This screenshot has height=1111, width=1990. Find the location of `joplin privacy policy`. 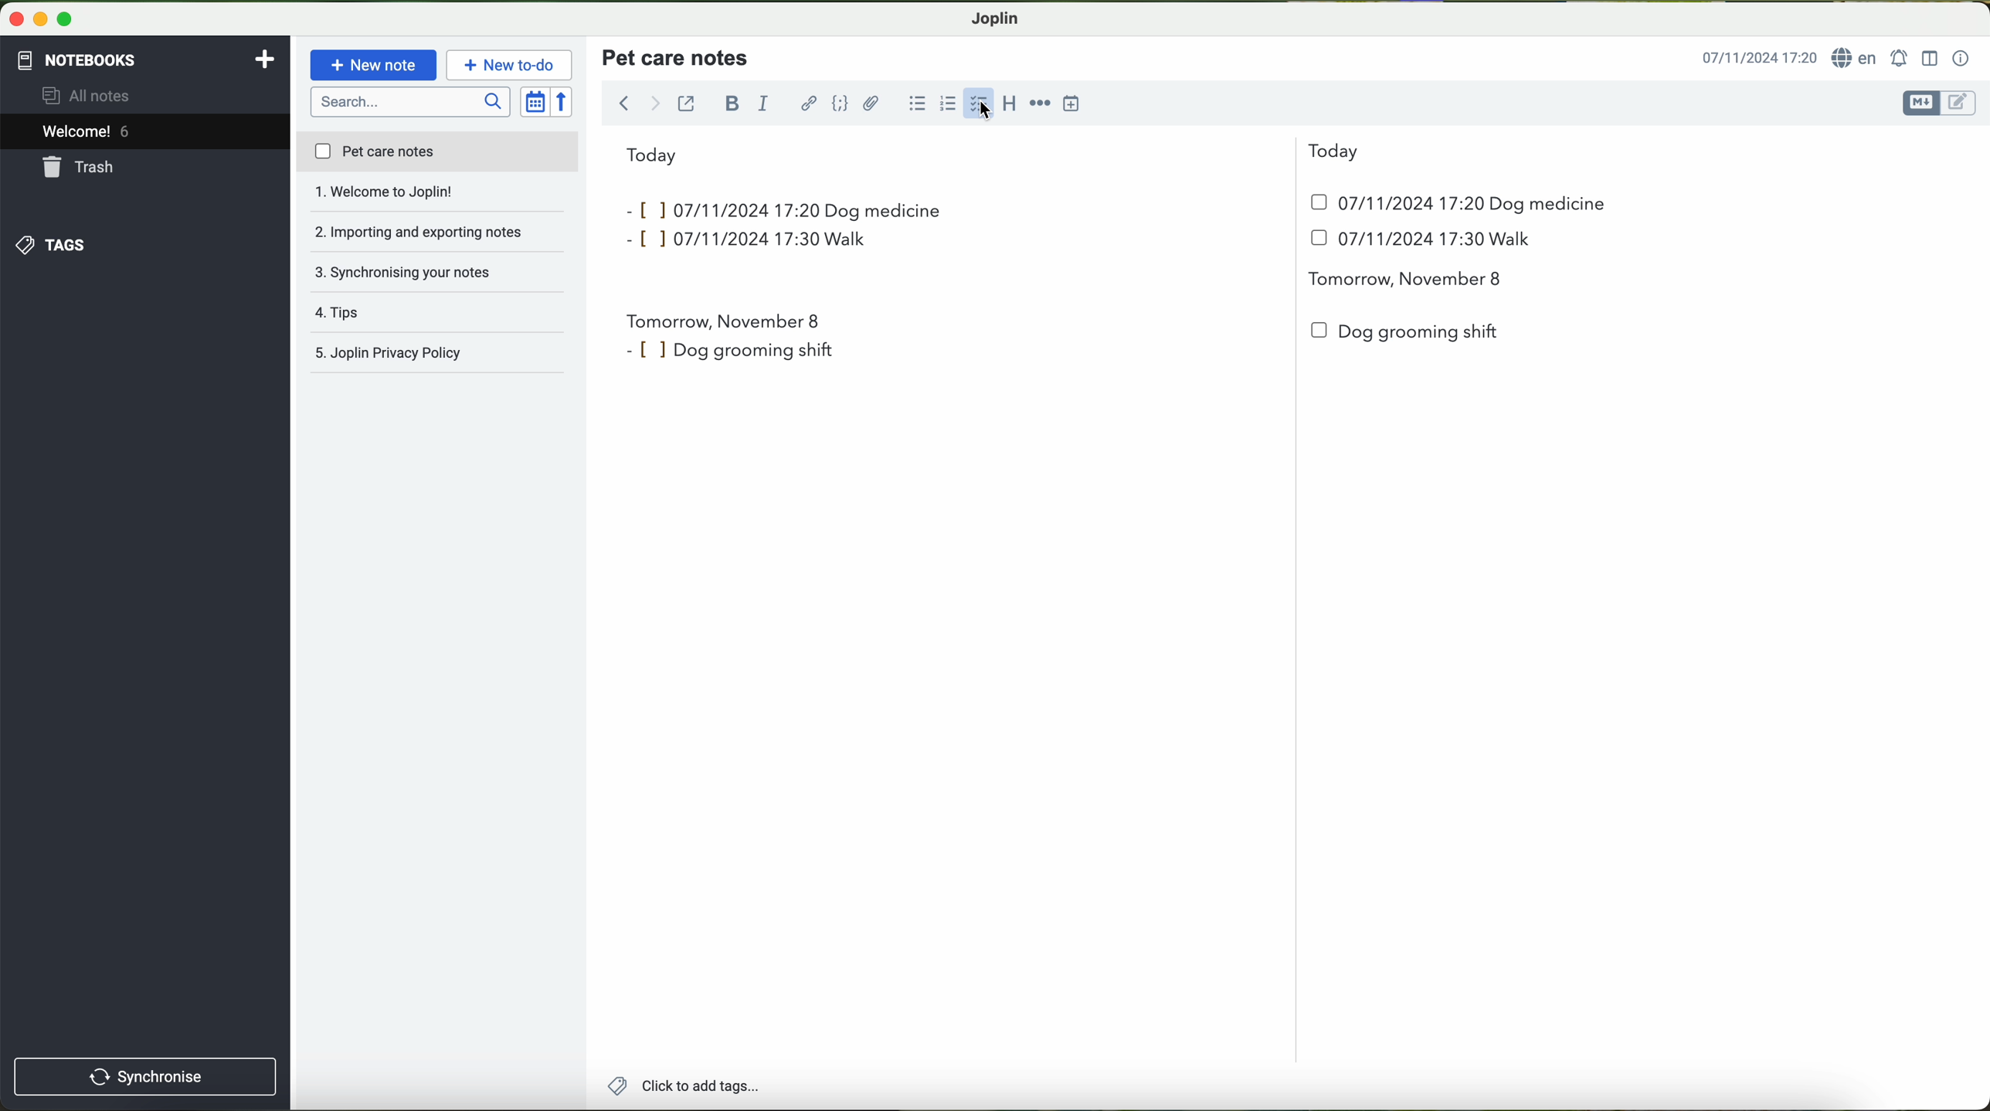

joplin privacy policy is located at coordinates (430, 355).